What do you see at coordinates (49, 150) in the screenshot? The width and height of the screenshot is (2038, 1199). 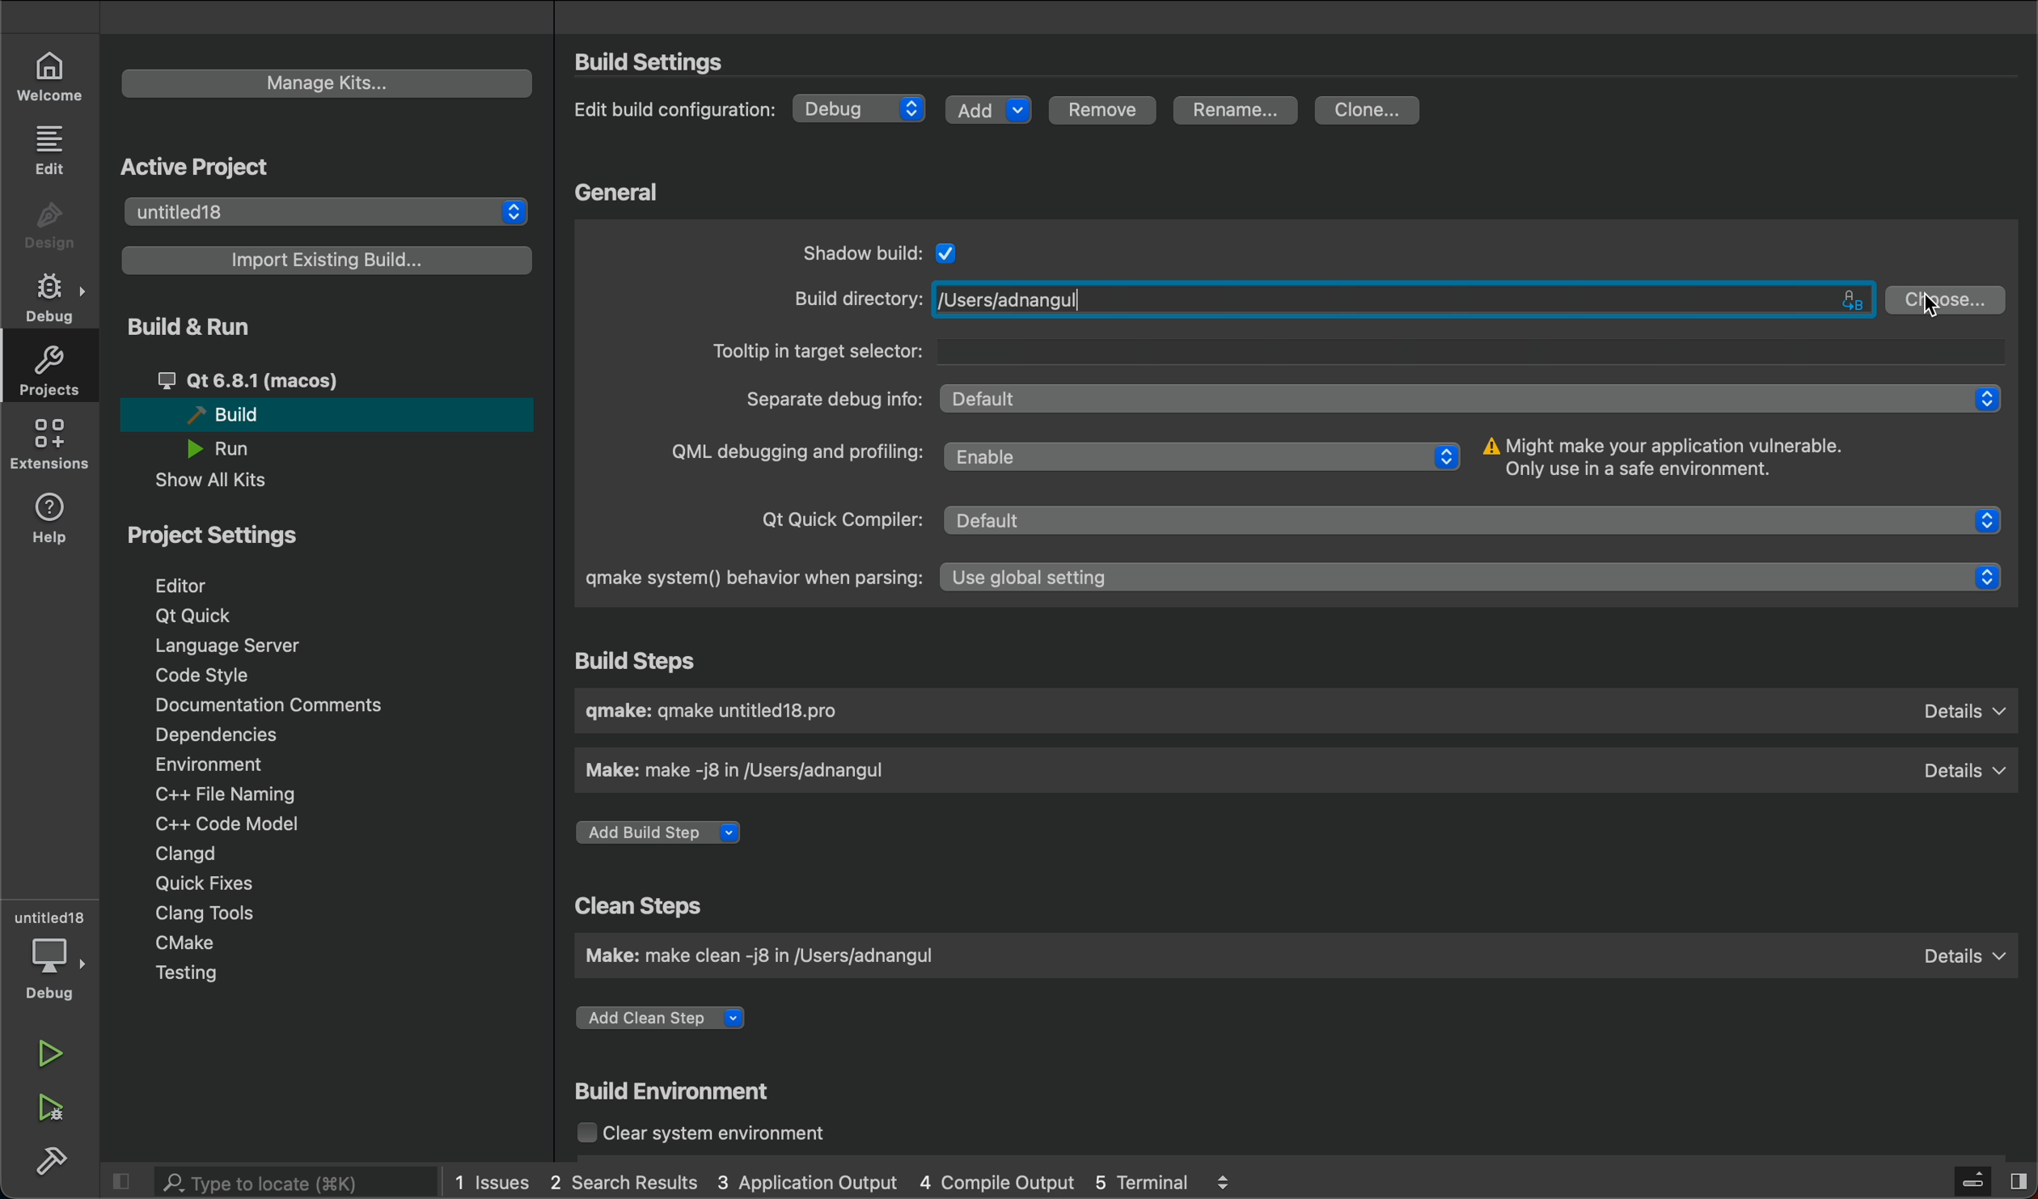 I see `edit` at bounding box center [49, 150].